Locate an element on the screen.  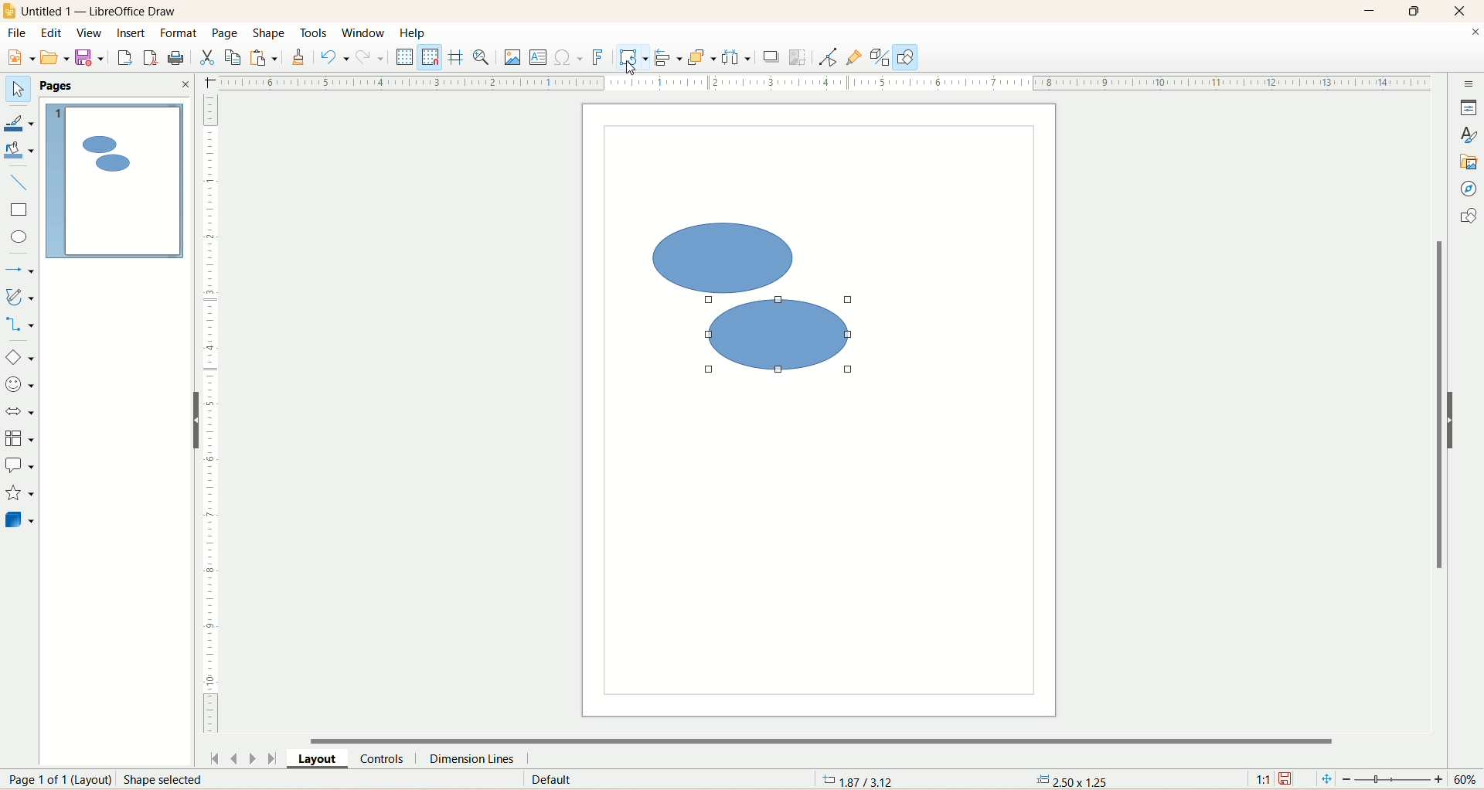
edit is located at coordinates (50, 32).